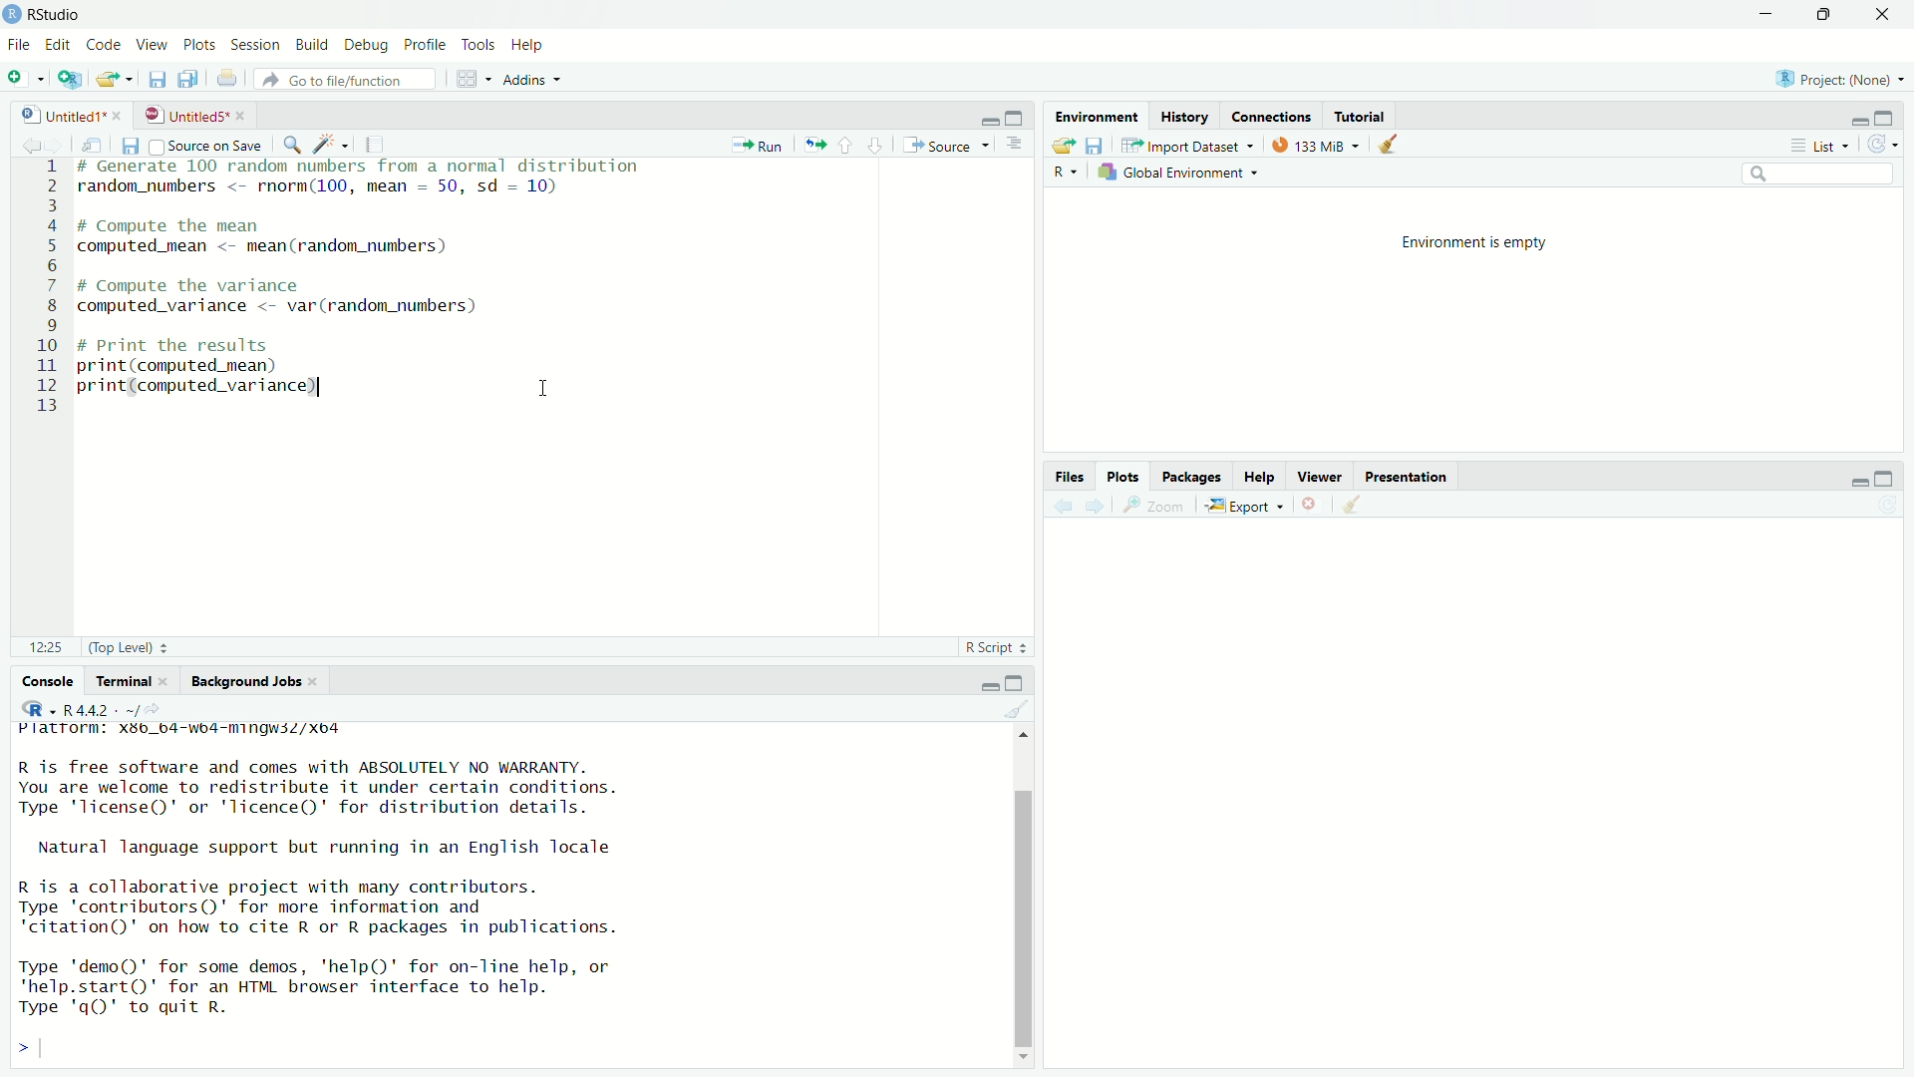 This screenshot has width=1914, height=1077. I want to click on plots, so click(201, 46).